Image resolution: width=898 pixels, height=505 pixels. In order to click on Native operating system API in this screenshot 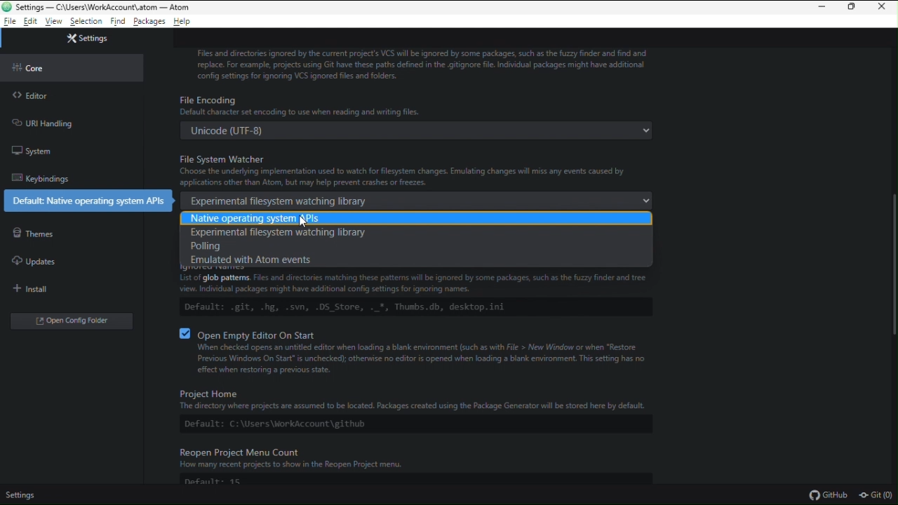, I will do `click(417, 218)`.